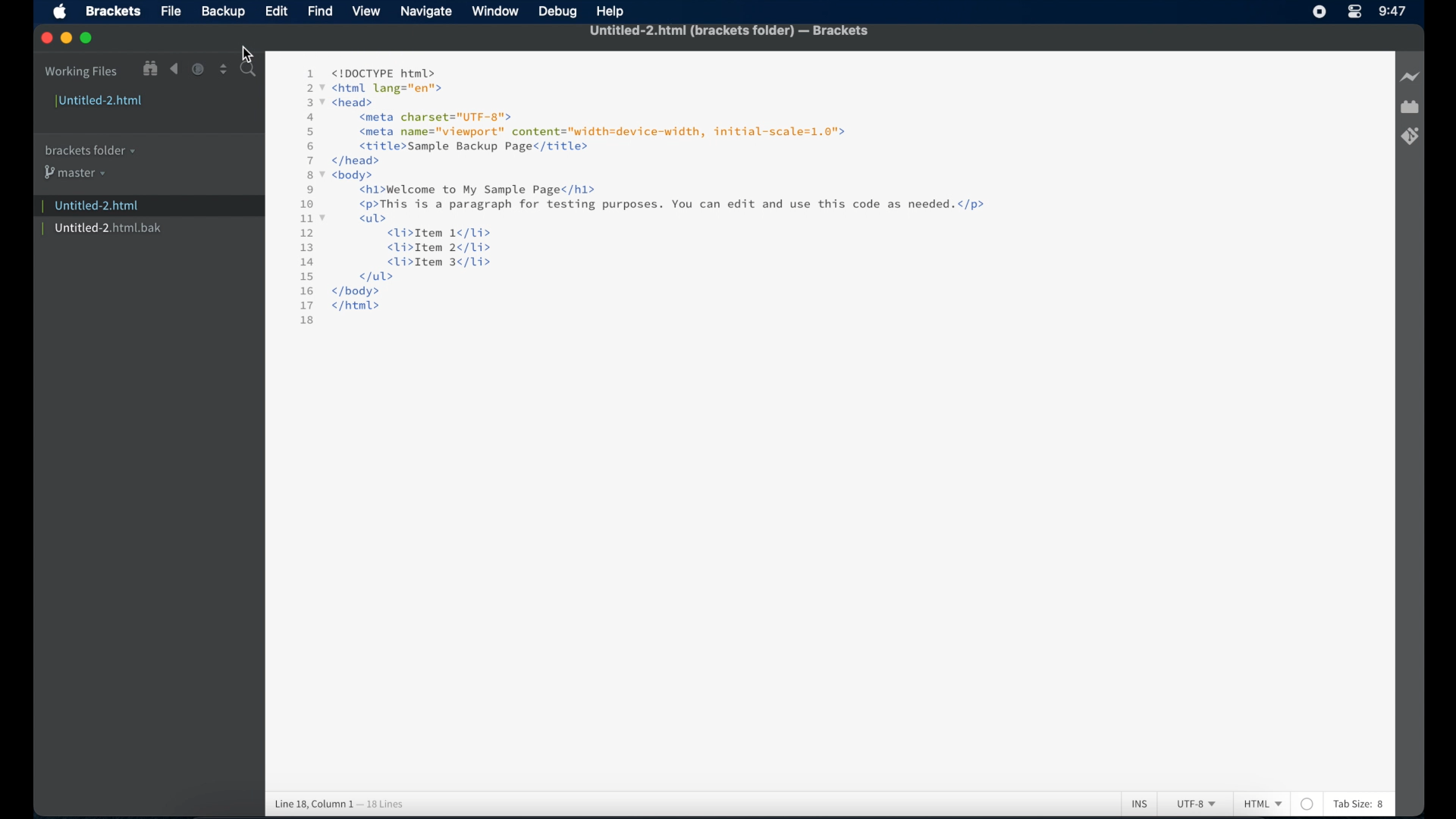 The image size is (1456, 819). What do you see at coordinates (1140, 805) in the screenshot?
I see `ins` at bounding box center [1140, 805].